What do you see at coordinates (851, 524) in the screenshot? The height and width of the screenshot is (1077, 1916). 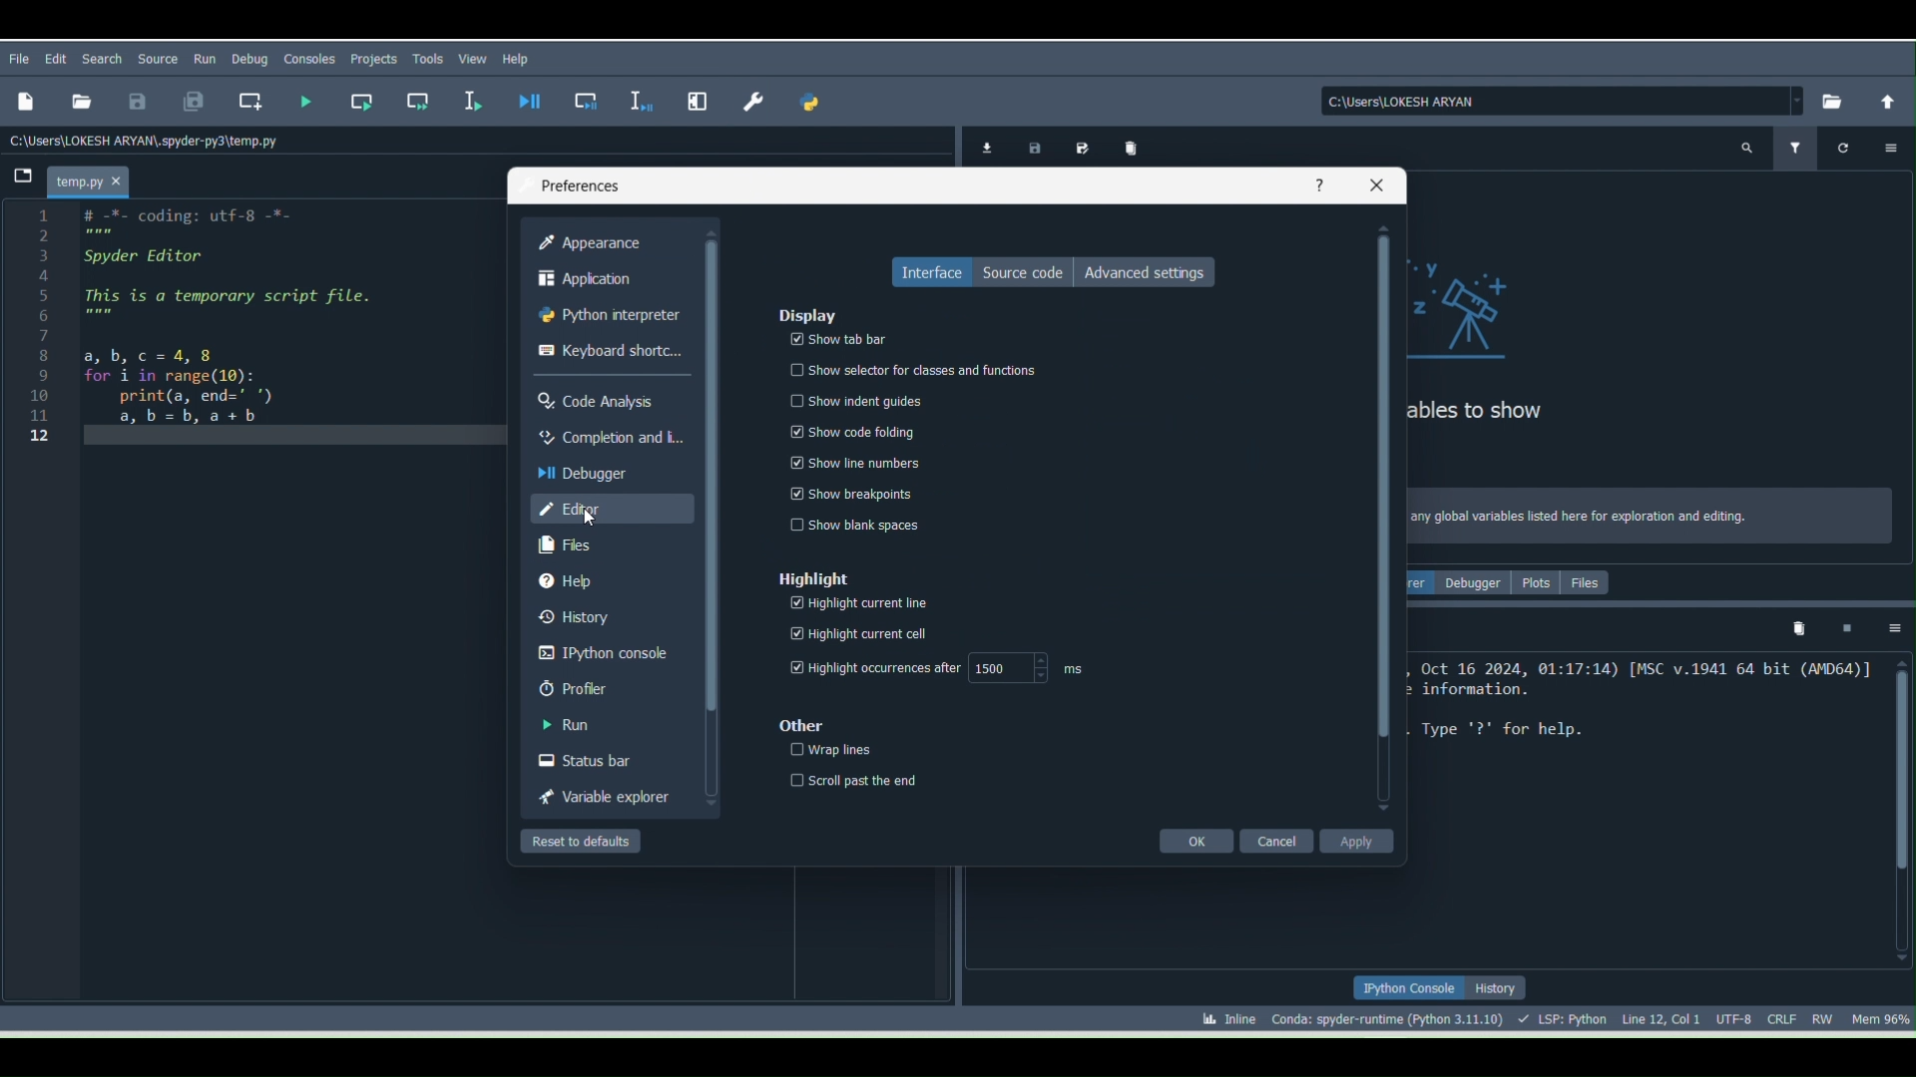 I see `Show blank spaces` at bounding box center [851, 524].